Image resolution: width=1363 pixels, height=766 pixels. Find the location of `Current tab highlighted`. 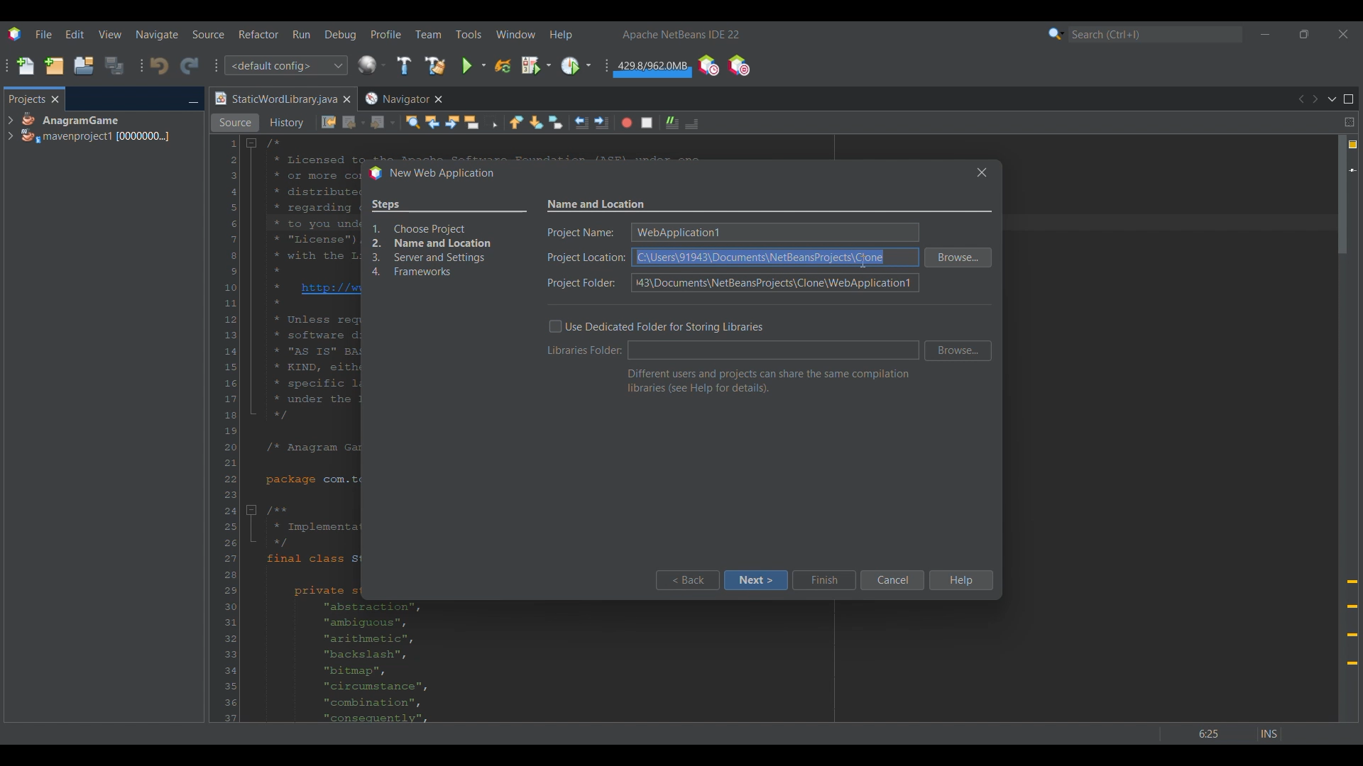

Current tab highlighted is located at coordinates (275, 99).